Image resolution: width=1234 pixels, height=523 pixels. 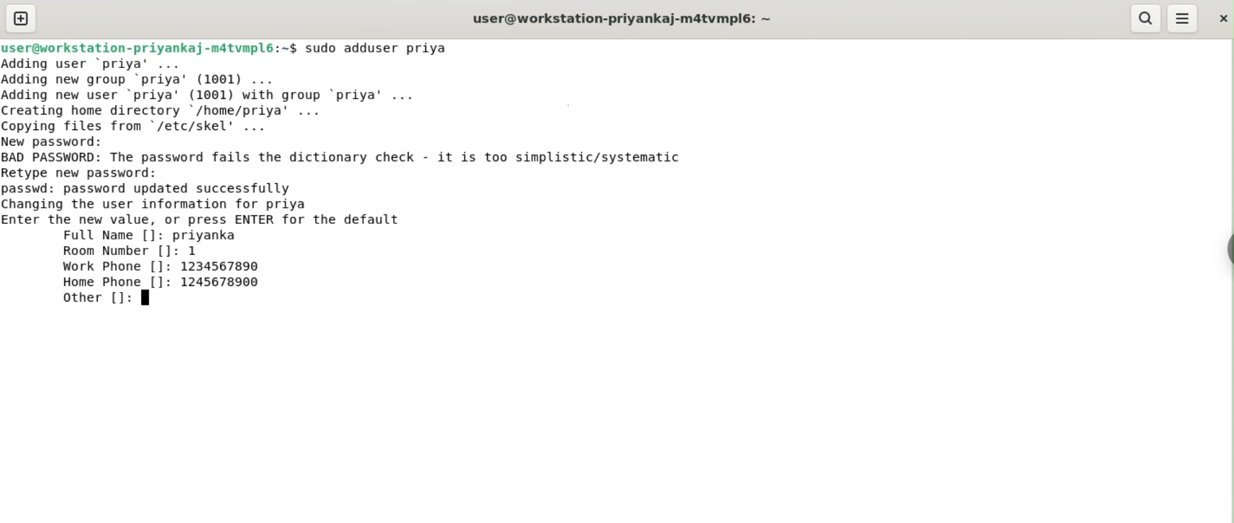 What do you see at coordinates (1183, 19) in the screenshot?
I see `menu` at bounding box center [1183, 19].